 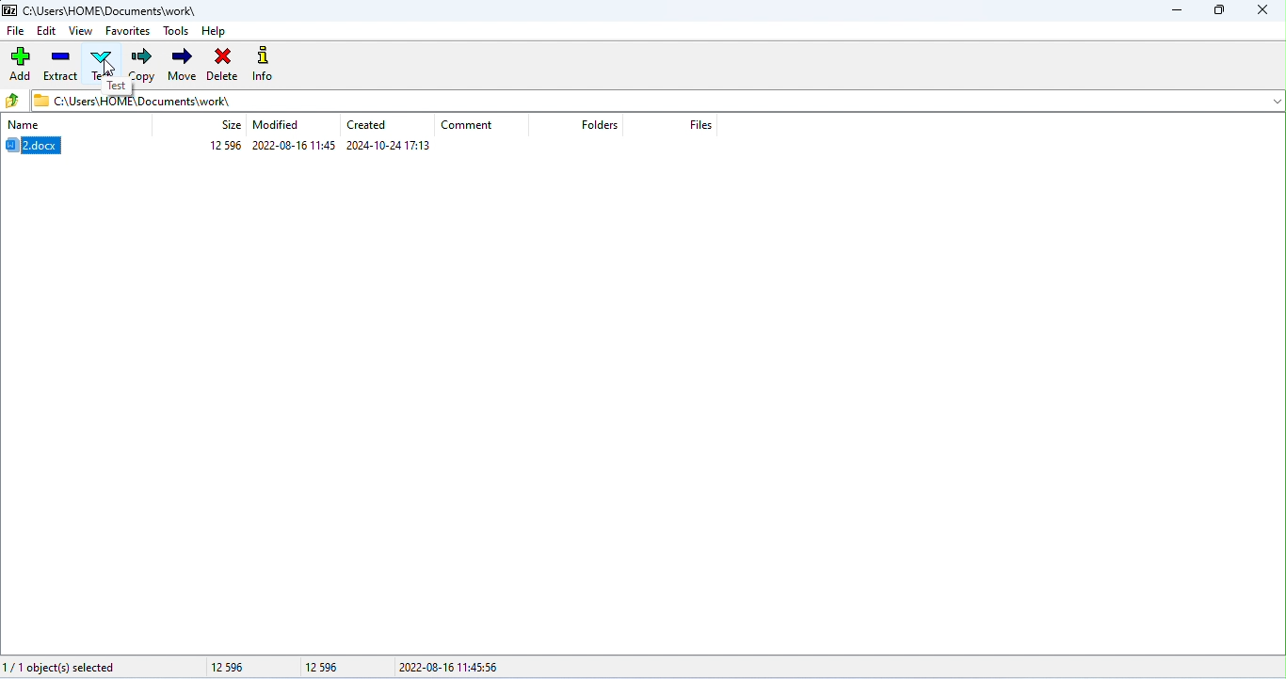 What do you see at coordinates (226, 145) in the screenshot?
I see `12596` at bounding box center [226, 145].